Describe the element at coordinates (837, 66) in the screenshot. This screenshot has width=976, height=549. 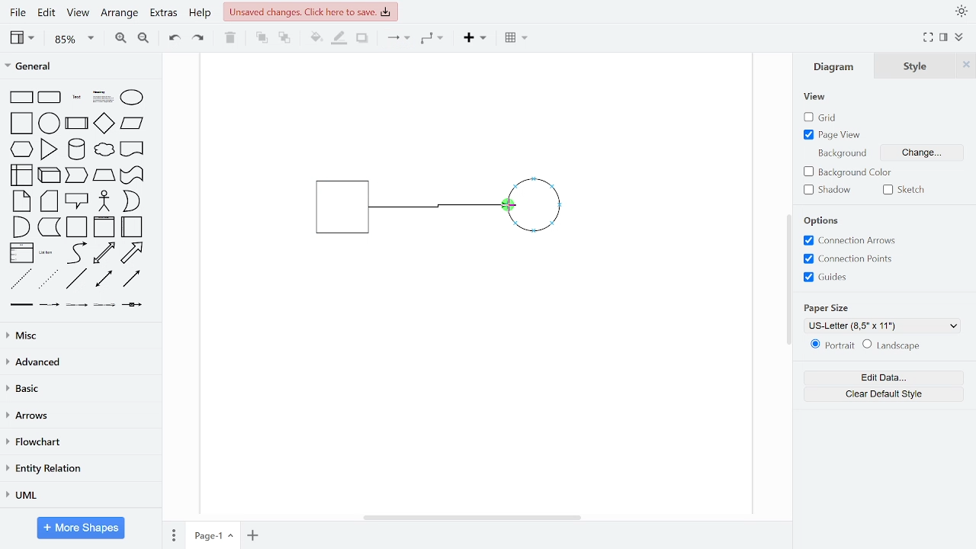
I see `diagram` at that location.